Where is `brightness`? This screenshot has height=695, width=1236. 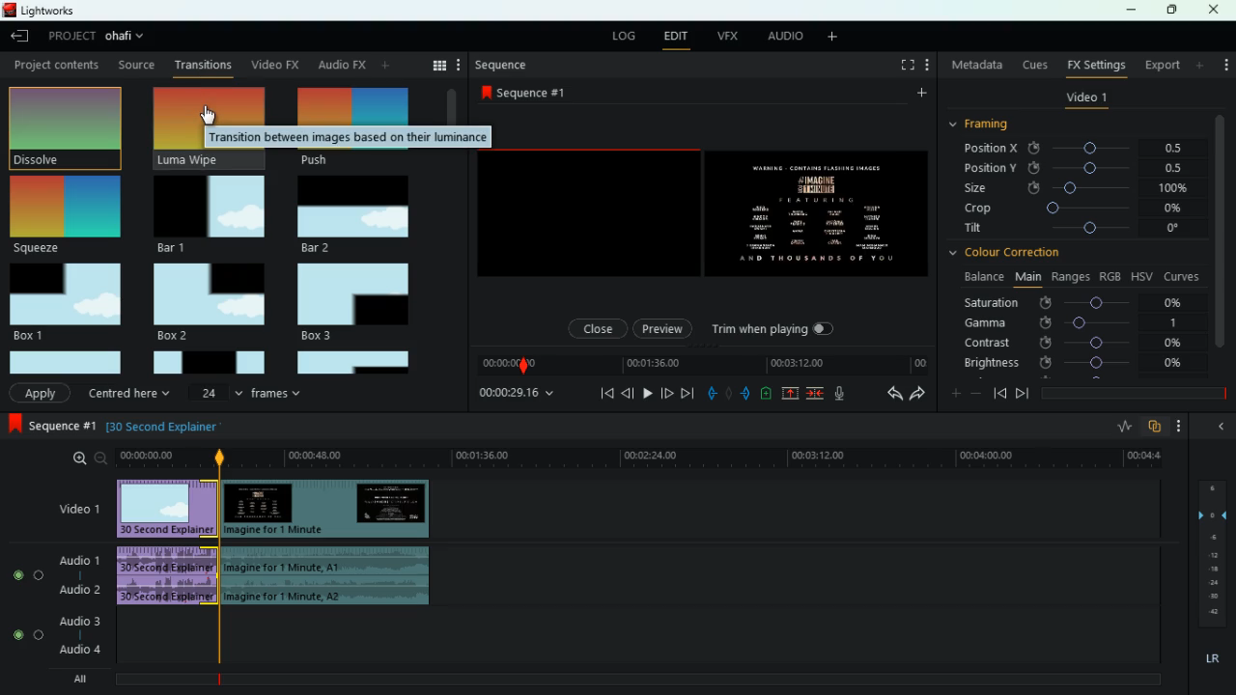
brightness is located at coordinates (1075, 364).